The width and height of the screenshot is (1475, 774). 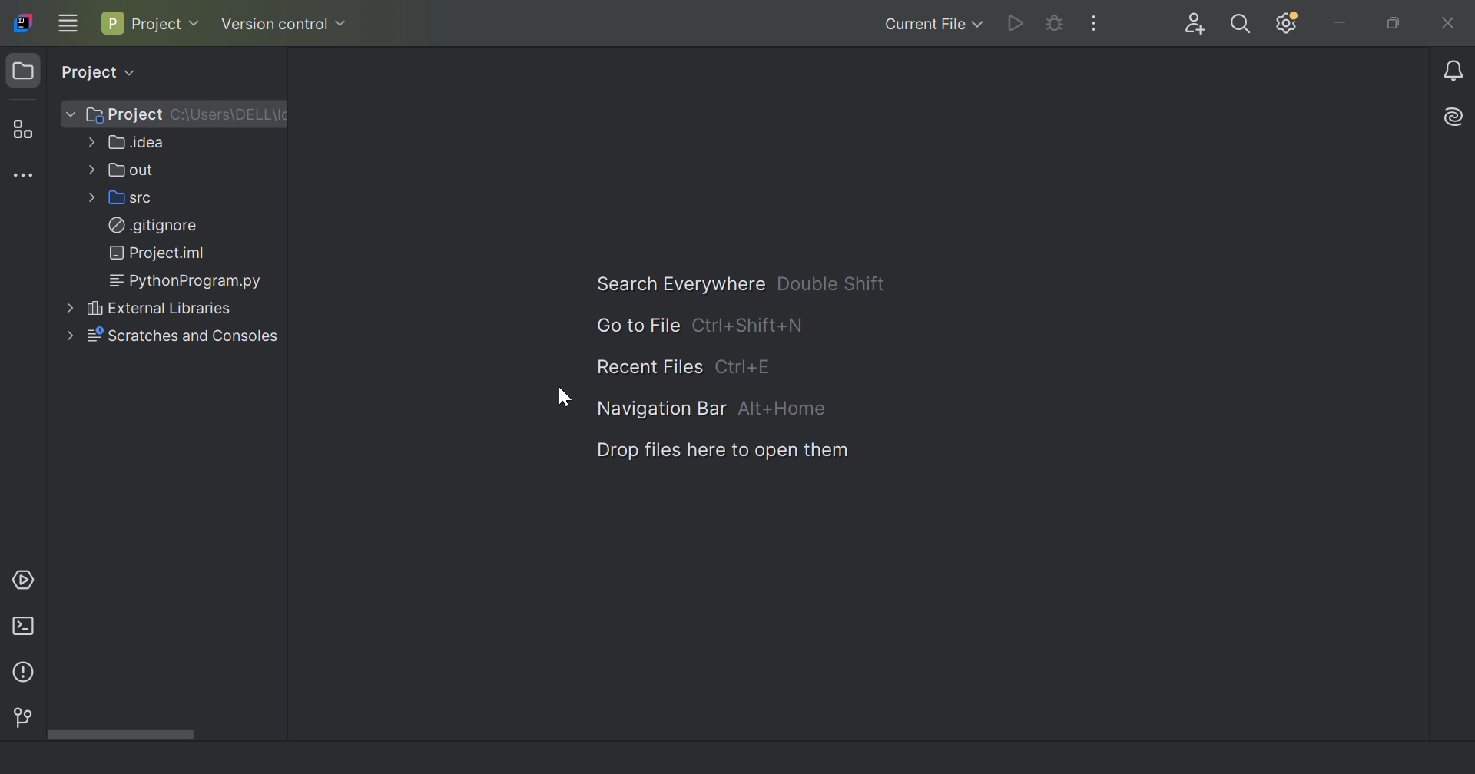 I want to click on Scratches and controls, so click(x=171, y=336).